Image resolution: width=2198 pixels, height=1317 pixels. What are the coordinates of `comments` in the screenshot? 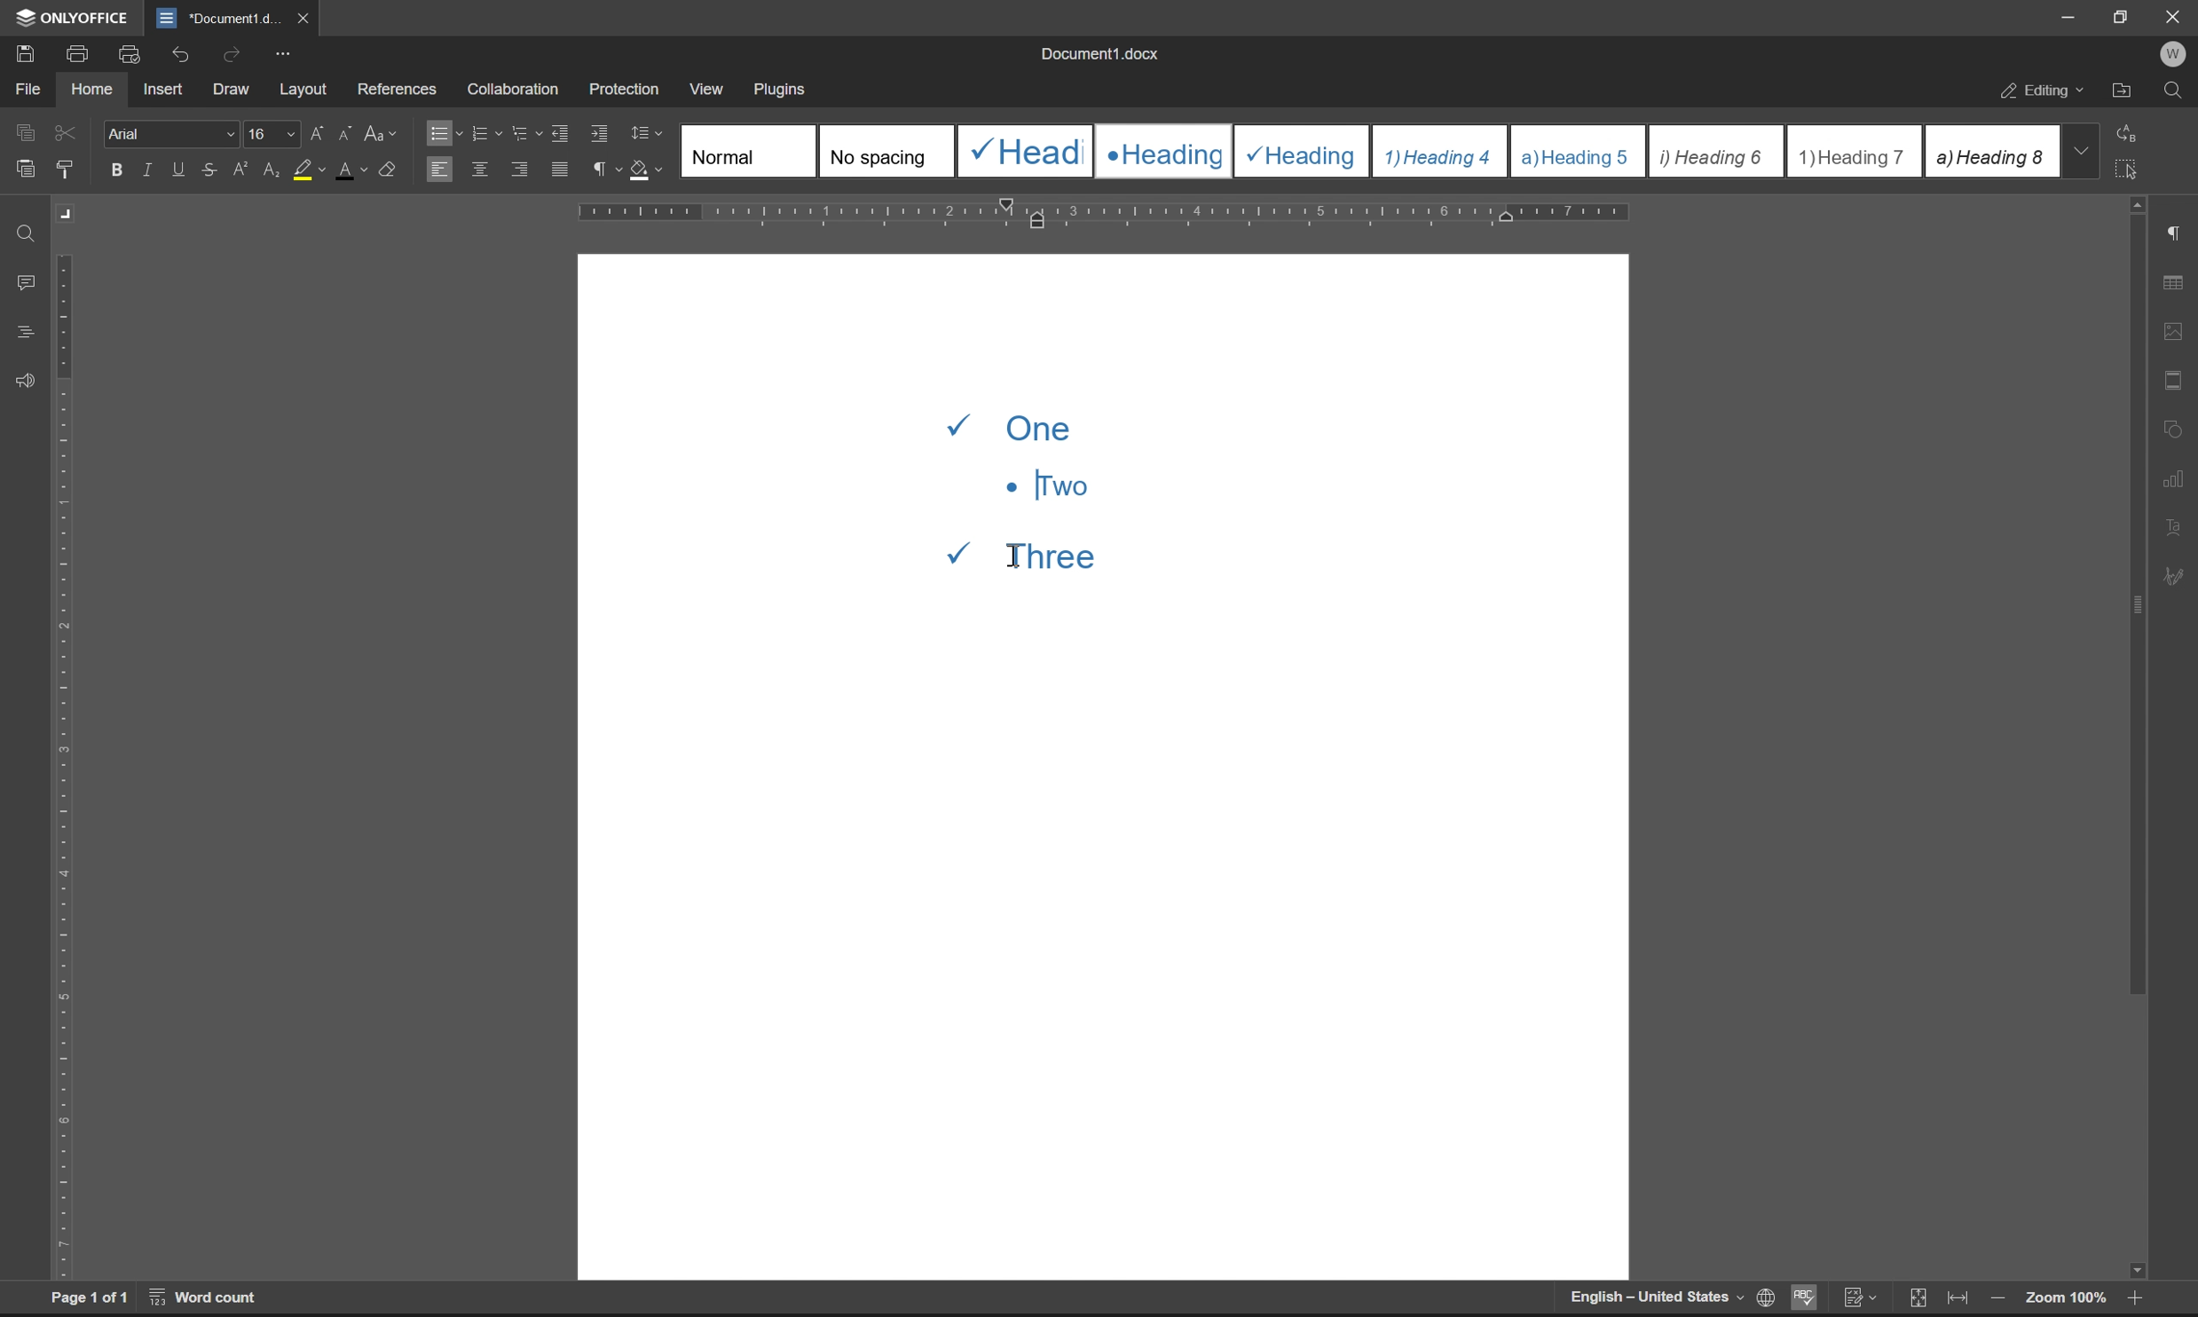 It's located at (29, 283).